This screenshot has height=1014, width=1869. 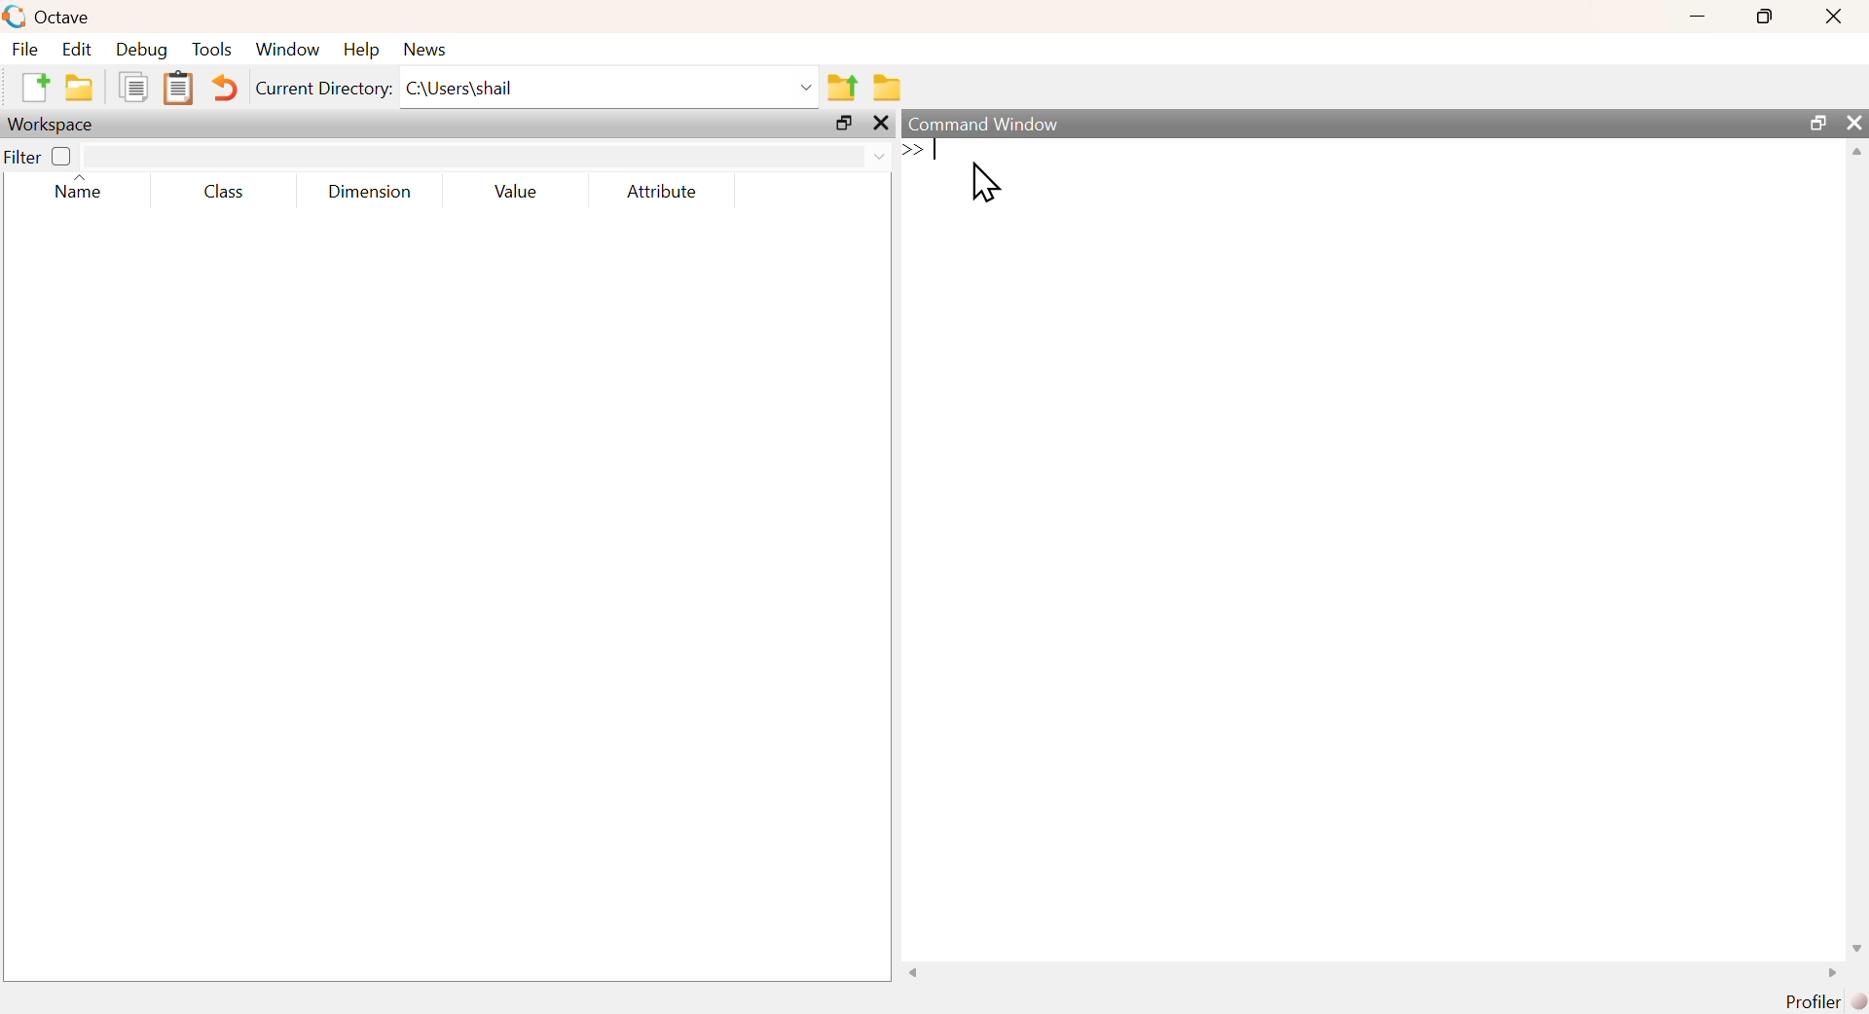 I want to click on Name, so click(x=78, y=188).